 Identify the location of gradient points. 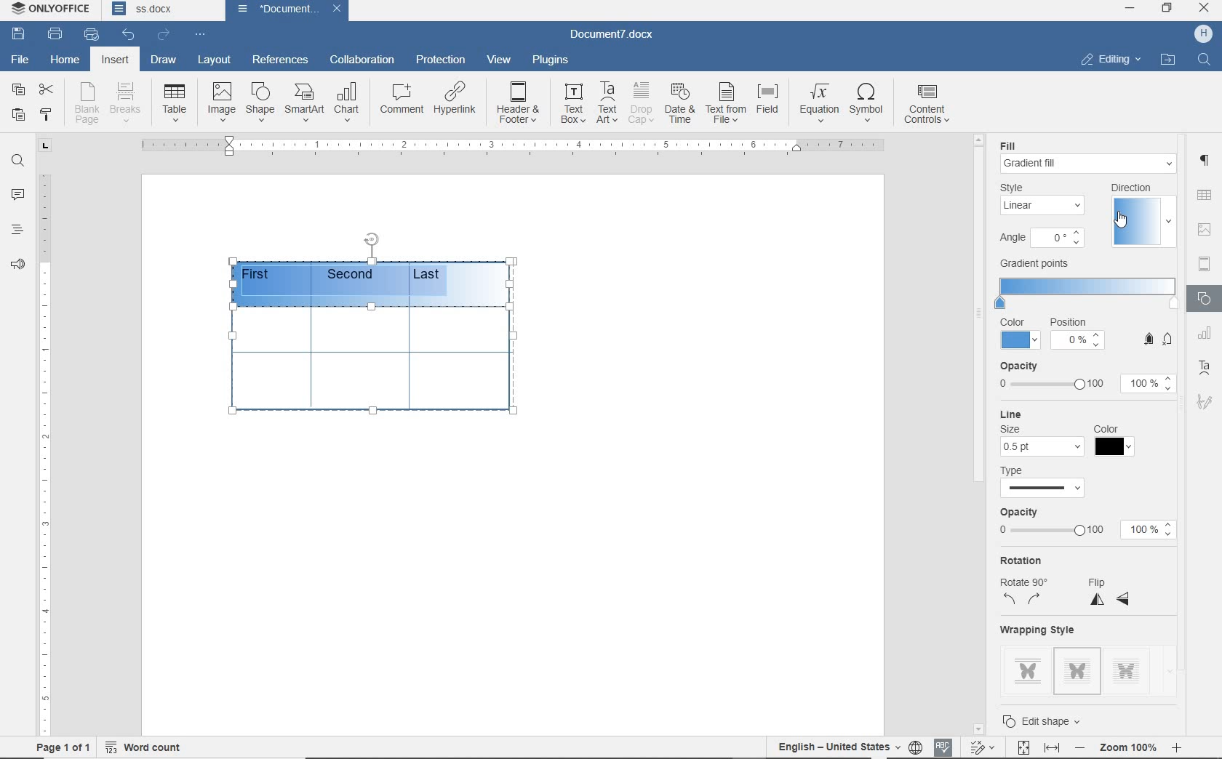
(1037, 265).